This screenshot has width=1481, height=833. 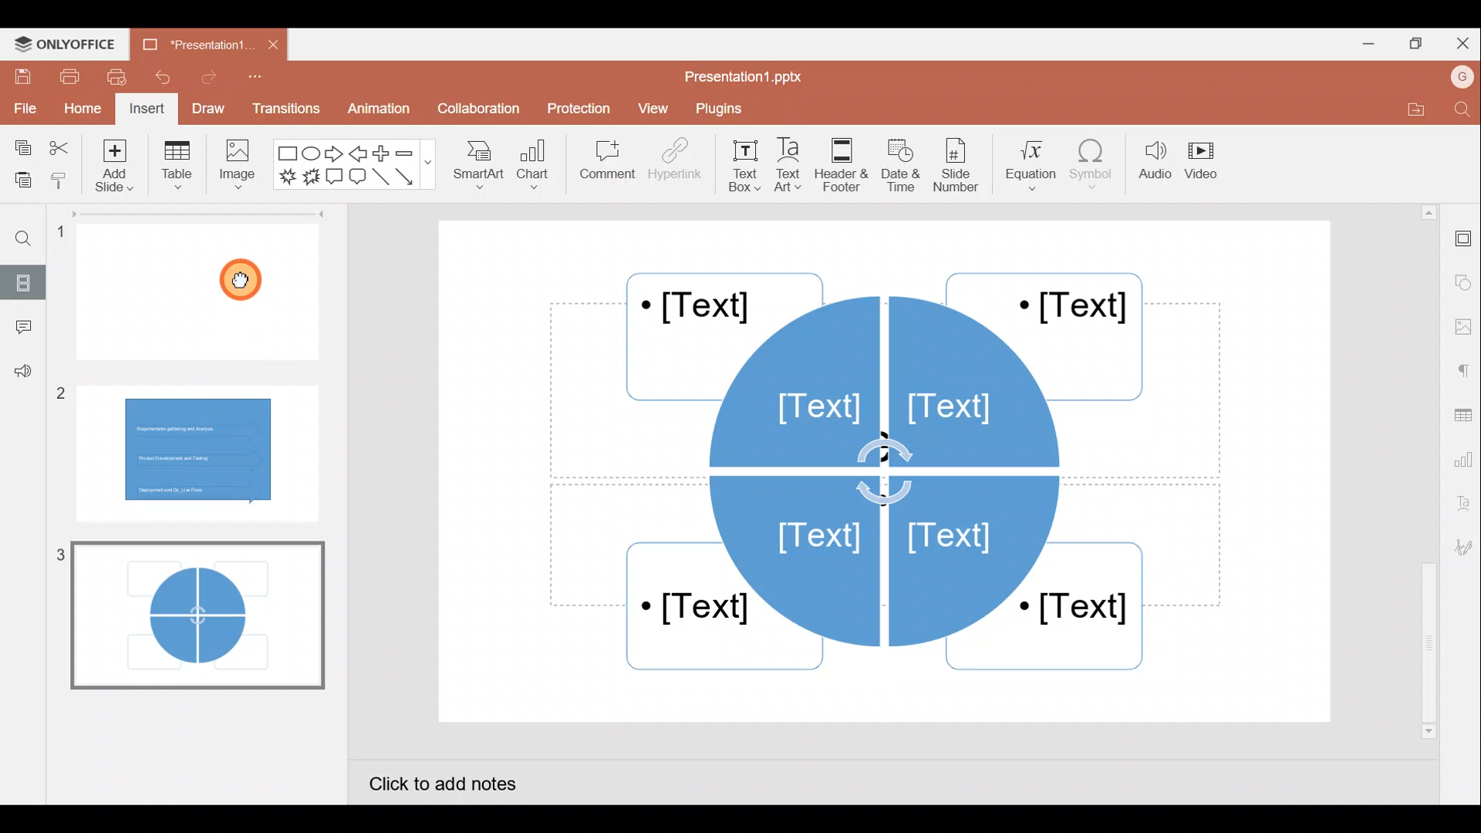 What do you see at coordinates (376, 108) in the screenshot?
I see `Animation` at bounding box center [376, 108].